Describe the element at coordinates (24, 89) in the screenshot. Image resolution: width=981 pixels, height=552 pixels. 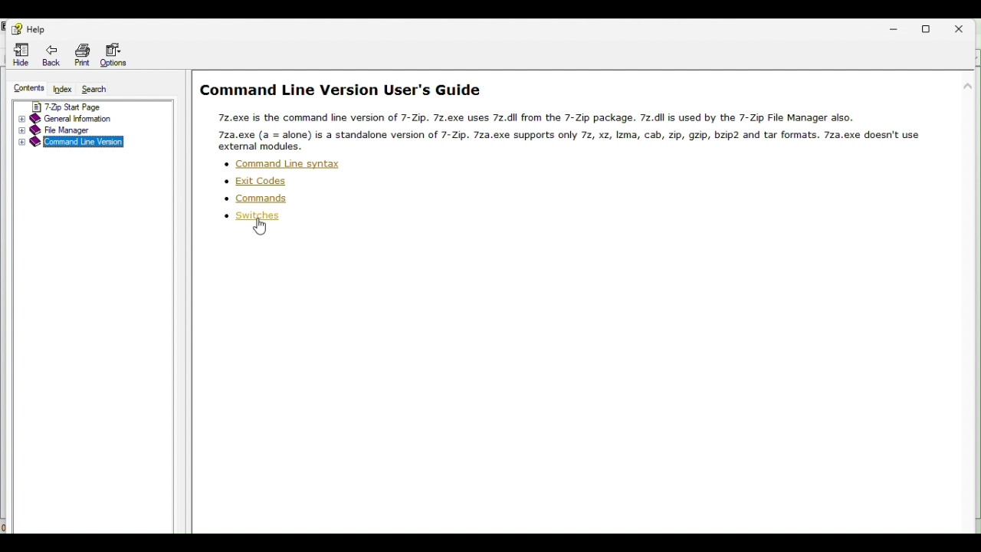
I see `Content` at that location.